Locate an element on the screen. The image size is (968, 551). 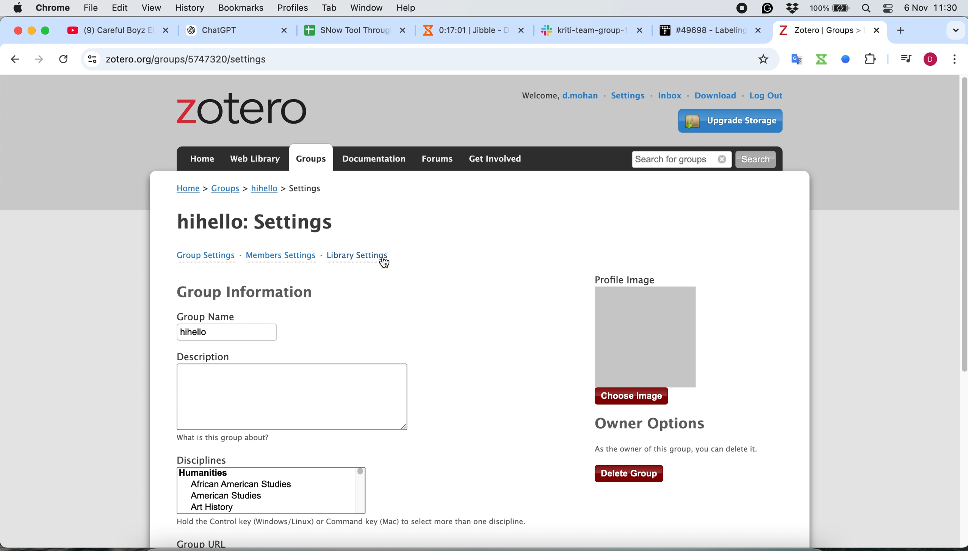
group library is located at coordinates (199, 261).